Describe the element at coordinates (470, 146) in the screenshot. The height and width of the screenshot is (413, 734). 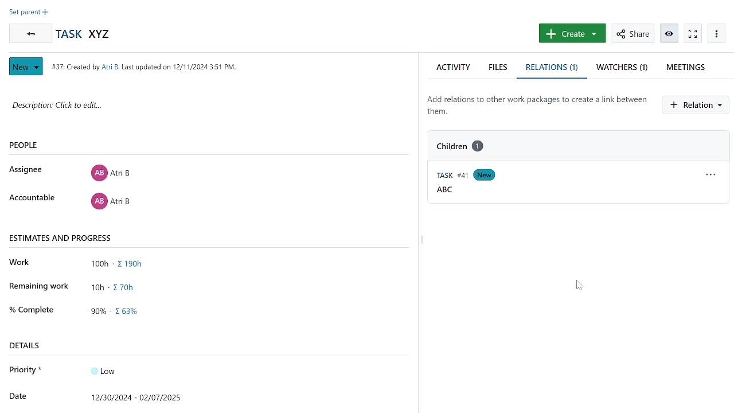
I see `task "ABC" relation "Children1 "` at that location.